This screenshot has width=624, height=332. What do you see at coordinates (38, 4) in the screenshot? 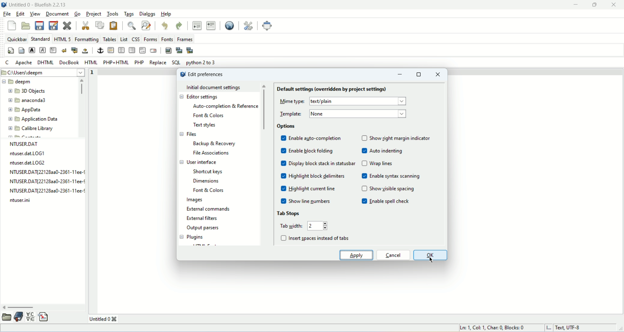
I see `title` at bounding box center [38, 4].